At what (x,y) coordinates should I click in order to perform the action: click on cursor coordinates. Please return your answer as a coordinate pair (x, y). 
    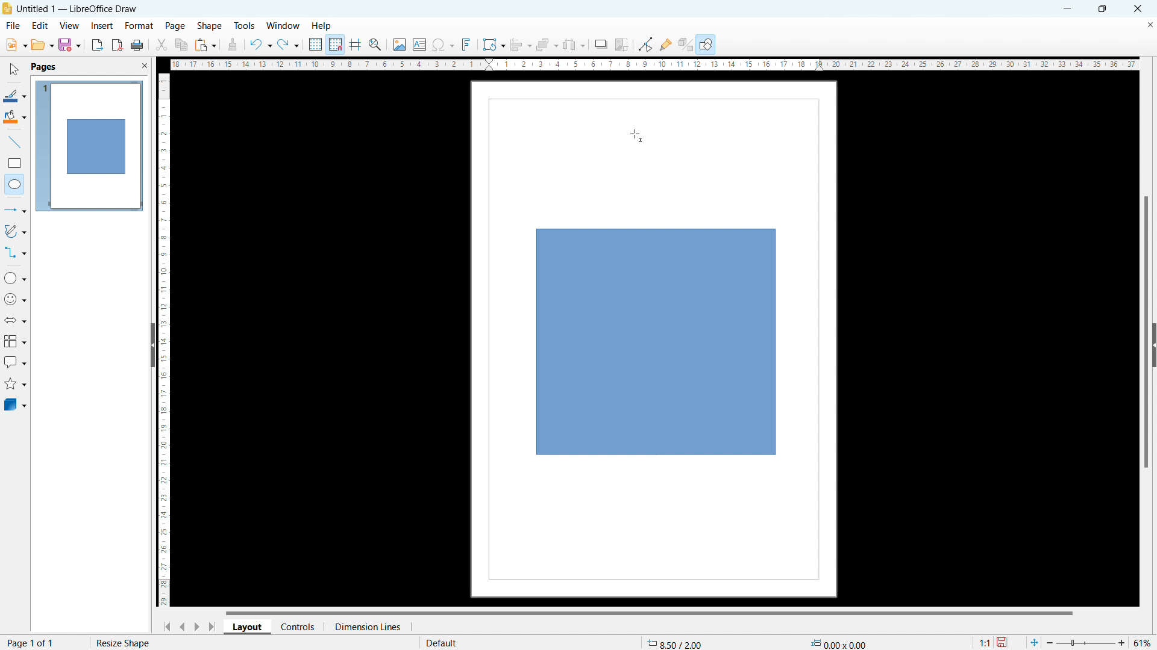
    Looking at the image, I should click on (678, 642).